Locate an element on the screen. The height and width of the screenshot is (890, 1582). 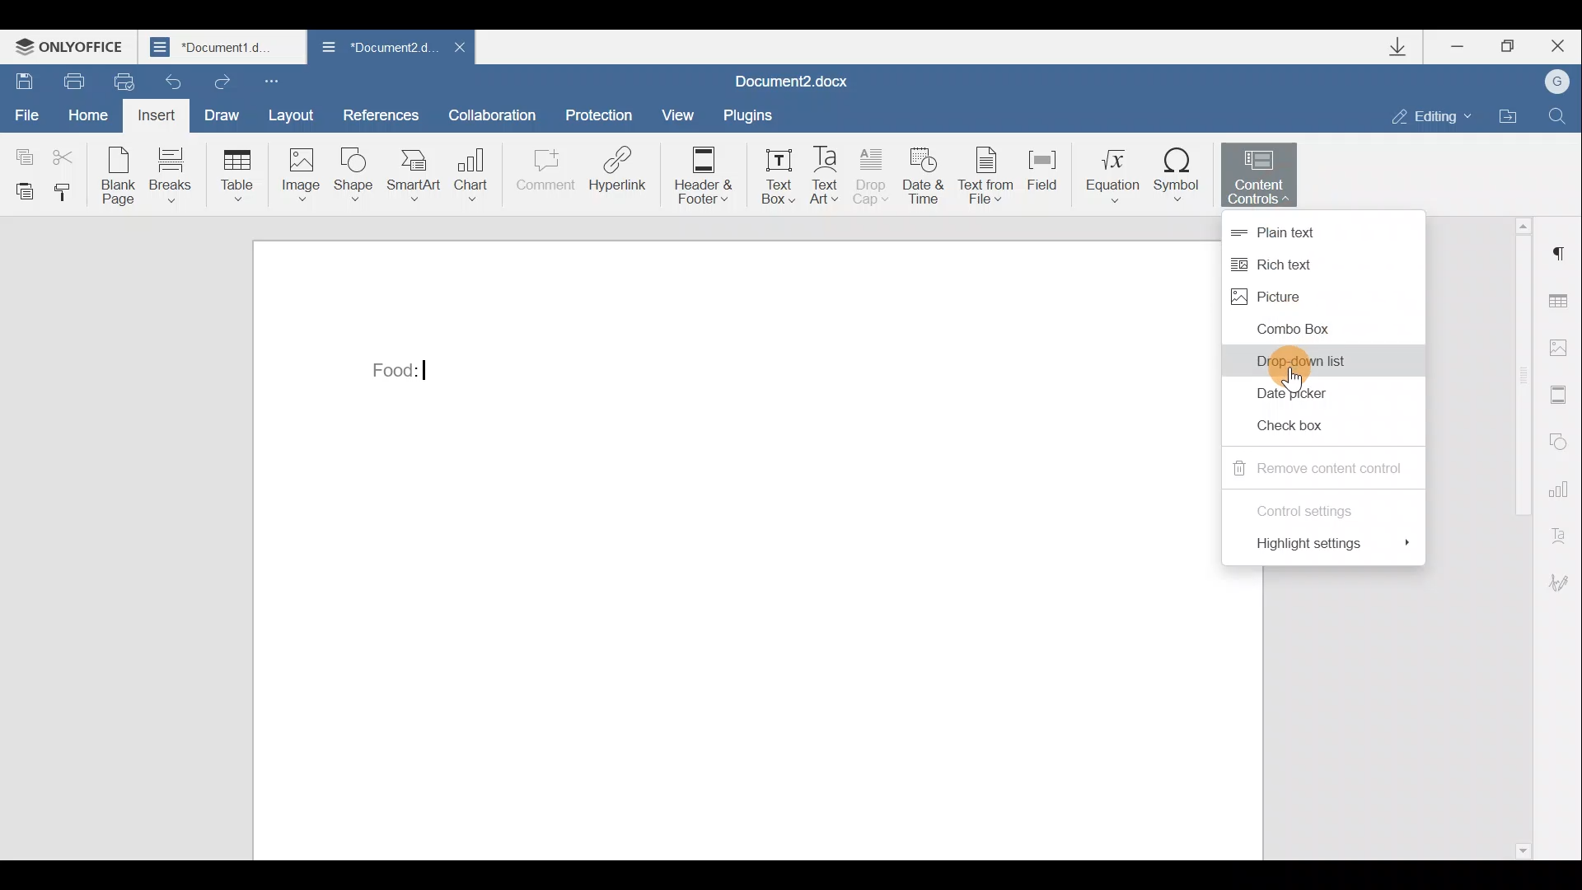
Editing mode is located at coordinates (1432, 115).